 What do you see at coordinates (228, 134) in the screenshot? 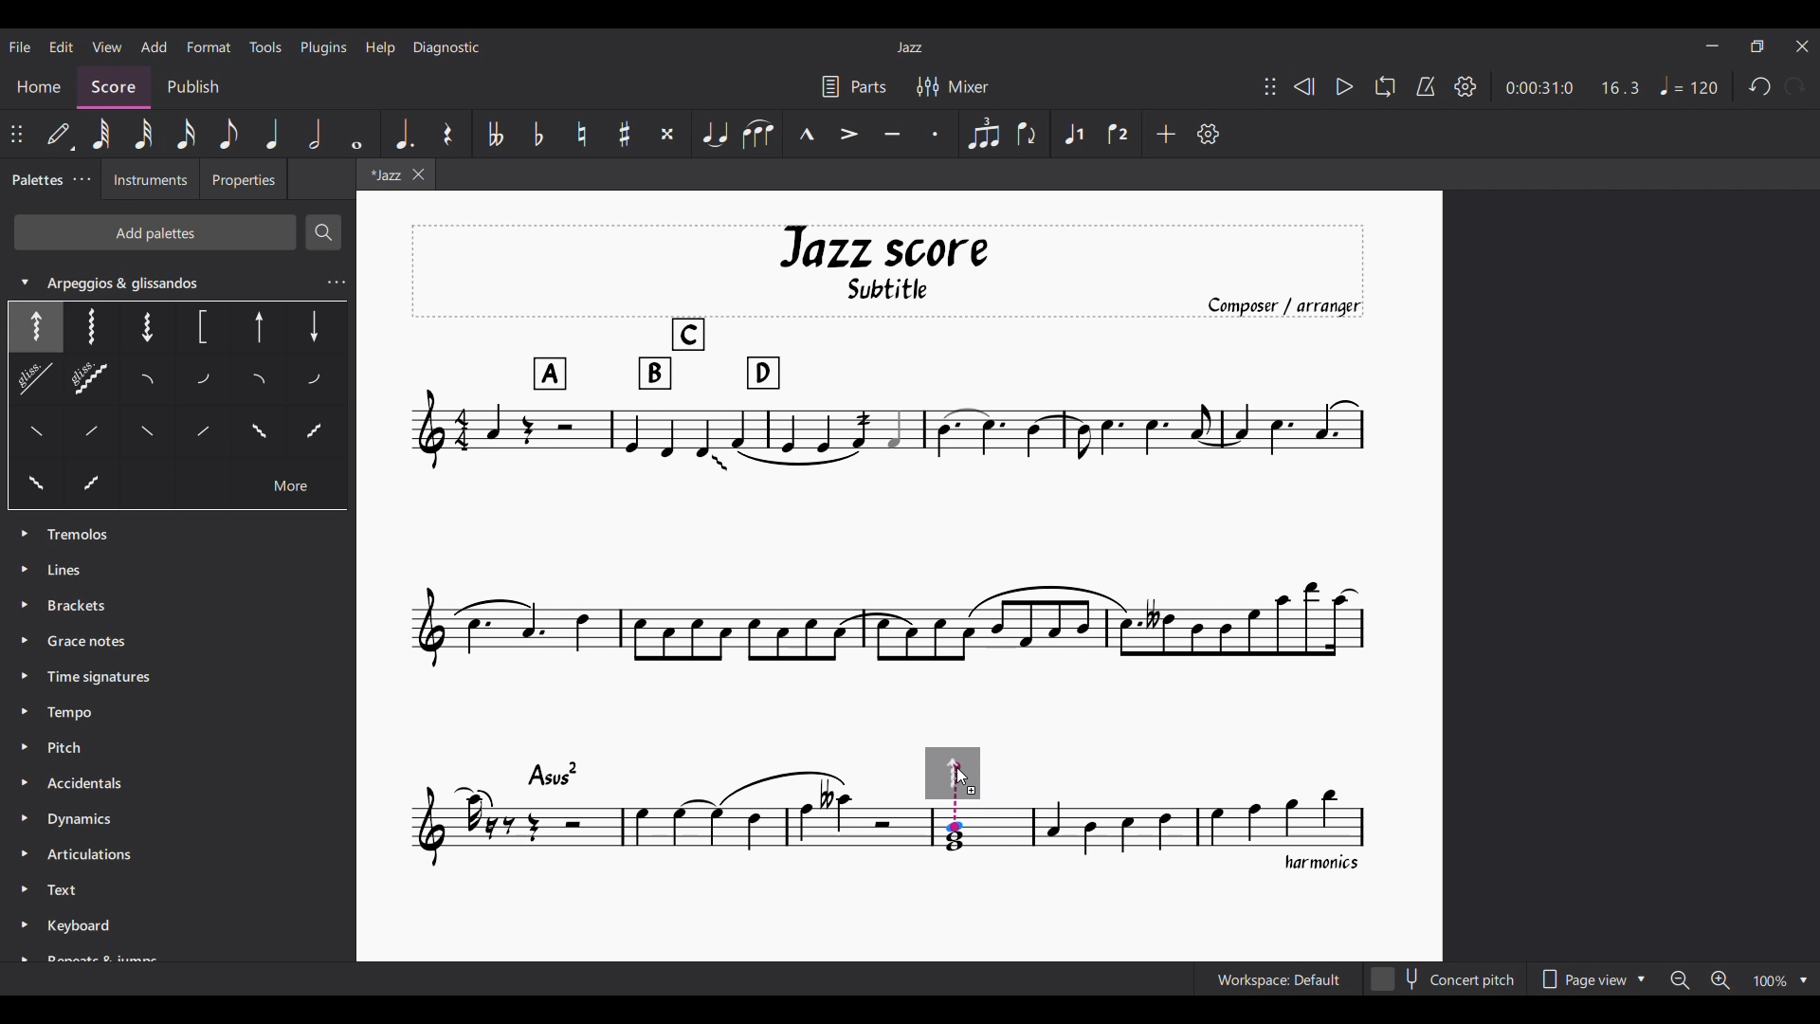
I see `8th note` at bounding box center [228, 134].